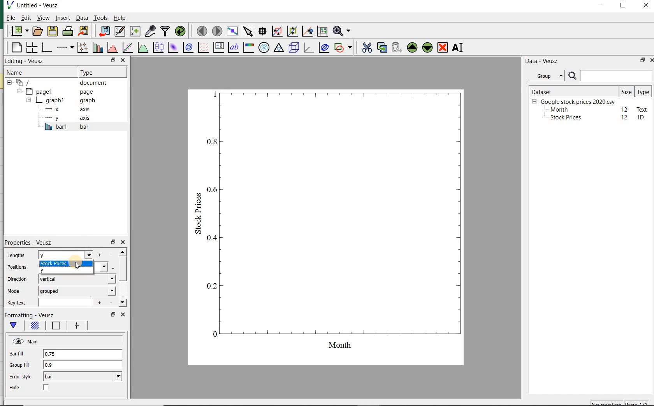  Describe the element at coordinates (343, 31) in the screenshot. I see `zoom function menus` at that location.